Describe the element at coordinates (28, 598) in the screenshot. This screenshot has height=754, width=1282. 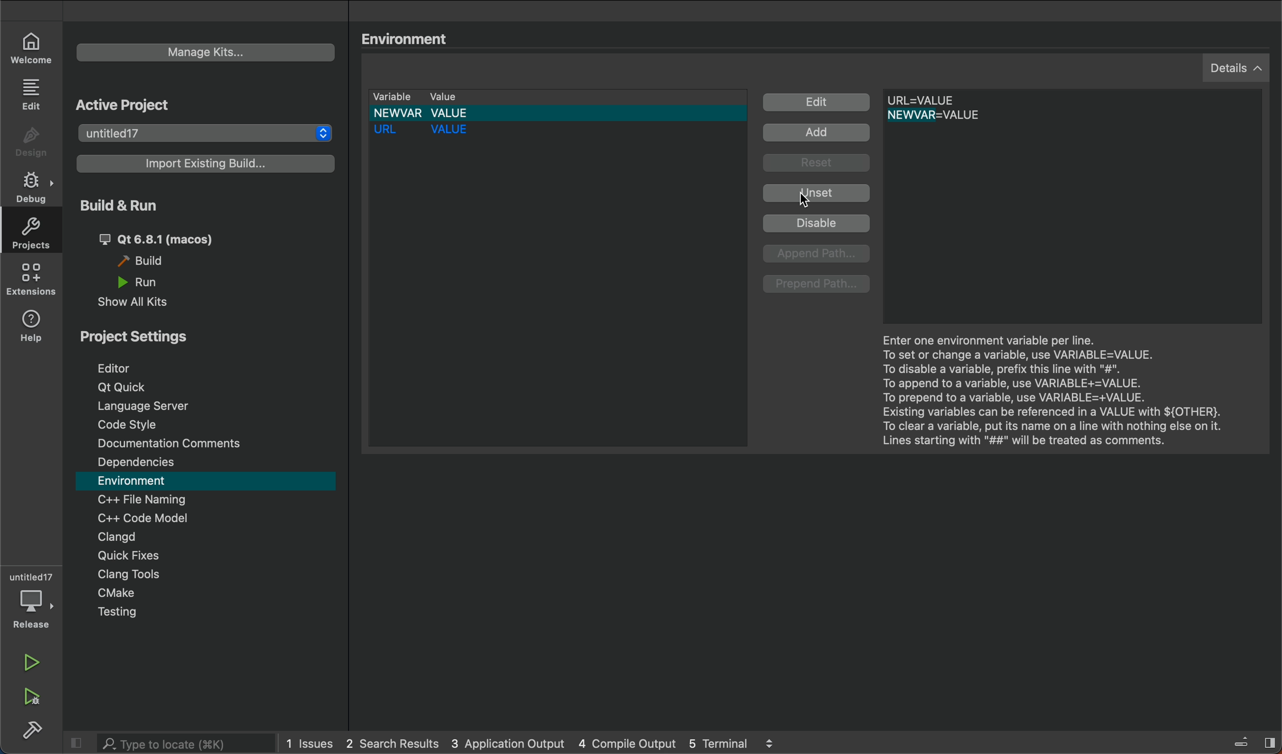
I see `debugger` at that location.